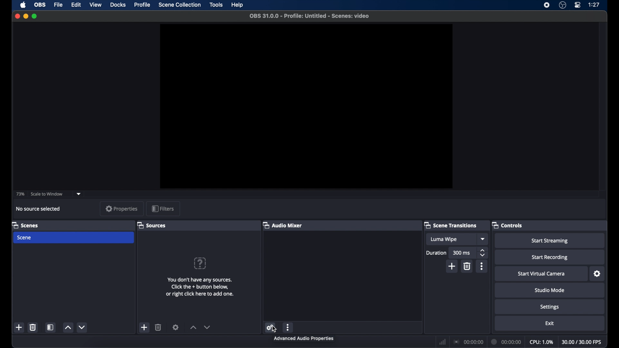  What do you see at coordinates (158, 327) in the screenshot?
I see `delete` at bounding box center [158, 327].